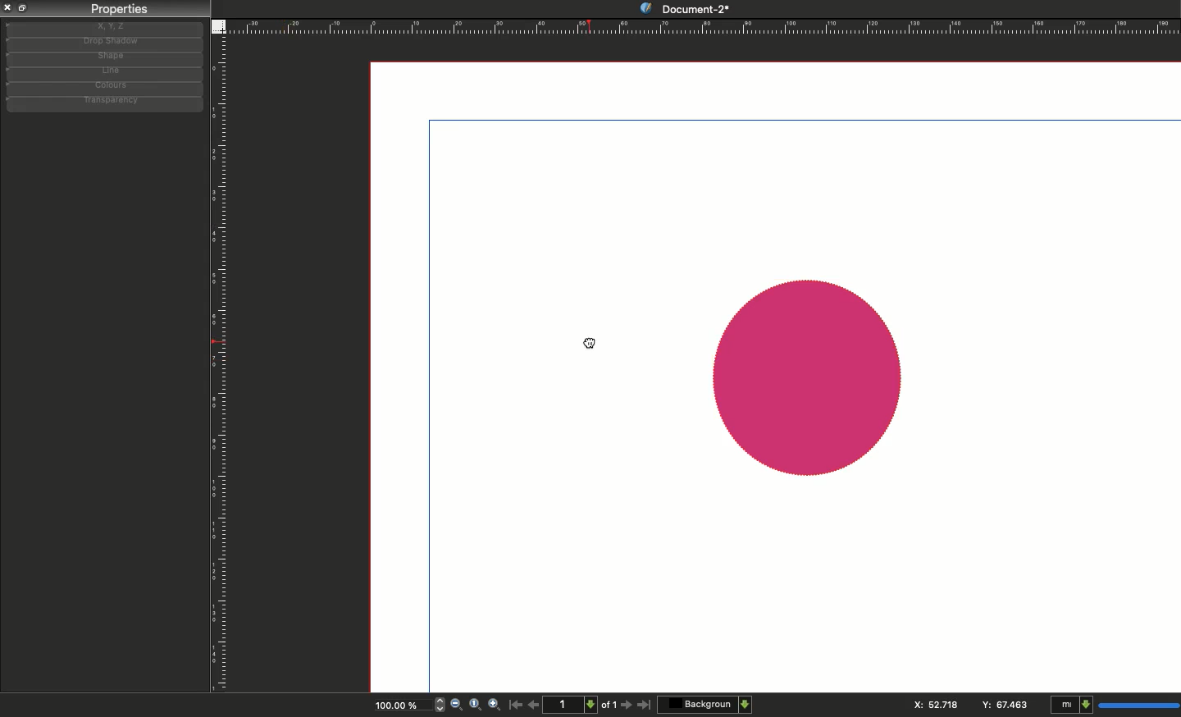 This screenshot has height=717, width=1181. What do you see at coordinates (706, 704) in the screenshot?
I see `Background` at bounding box center [706, 704].